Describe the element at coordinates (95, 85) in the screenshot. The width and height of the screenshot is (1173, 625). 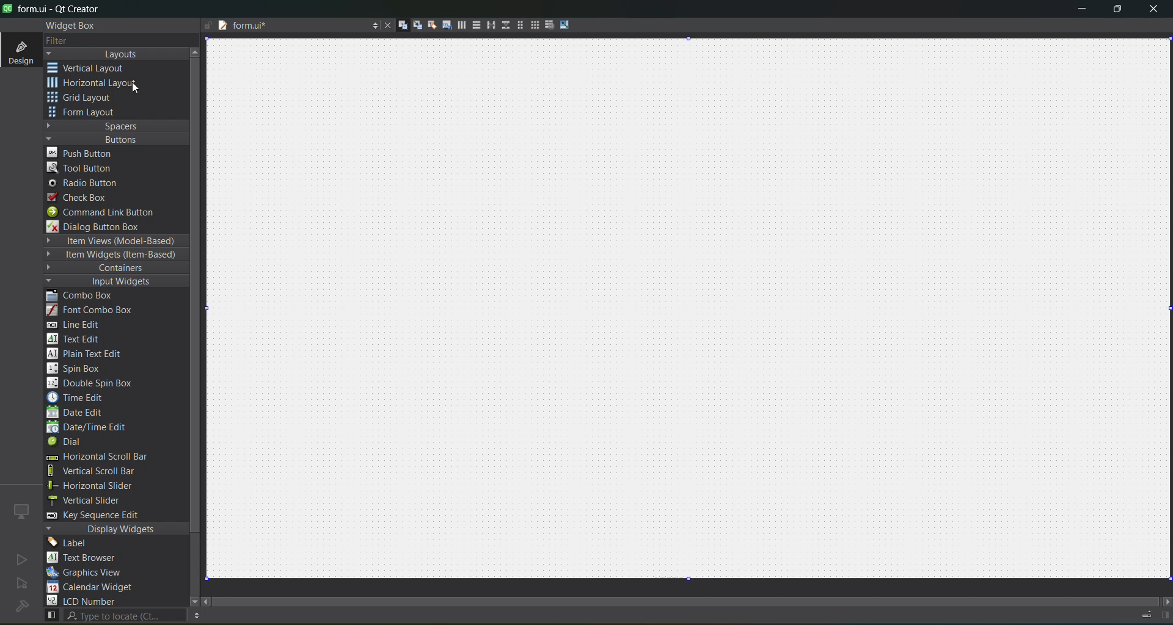
I see `horizontal` at that location.